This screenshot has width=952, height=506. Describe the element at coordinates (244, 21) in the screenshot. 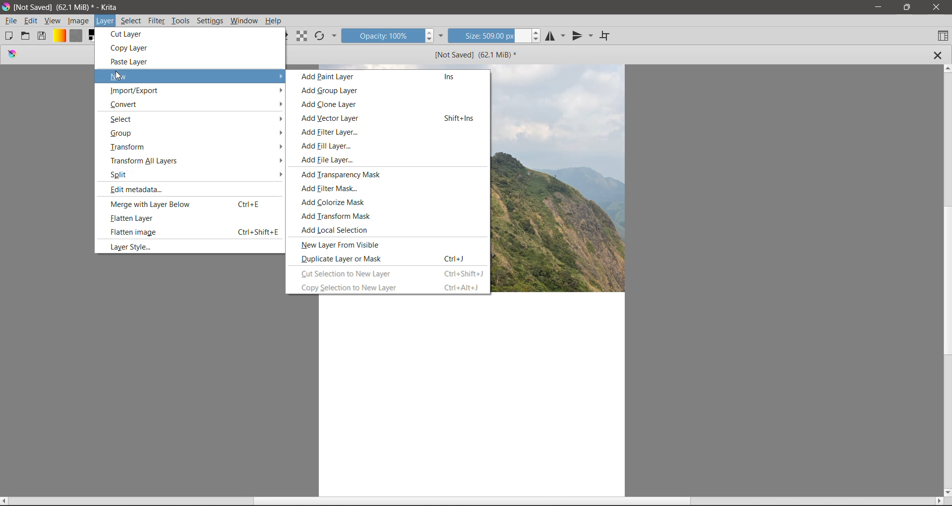

I see `Windows` at that location.